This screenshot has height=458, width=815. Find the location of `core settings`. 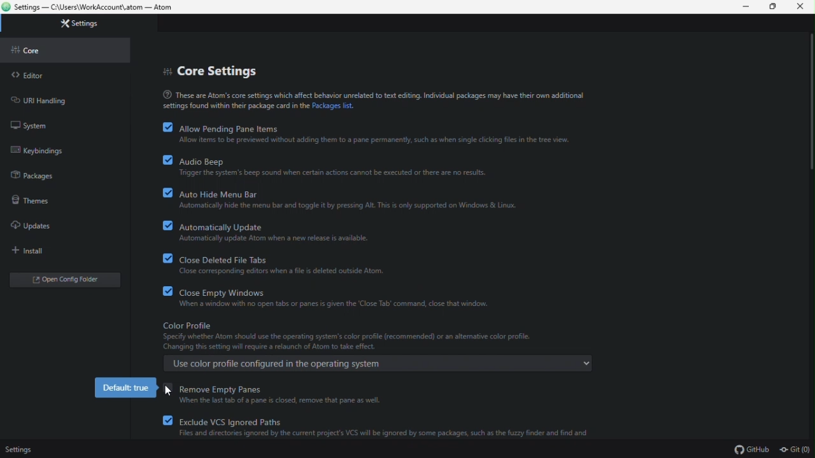

core settings is located at coordinates (214, 69).